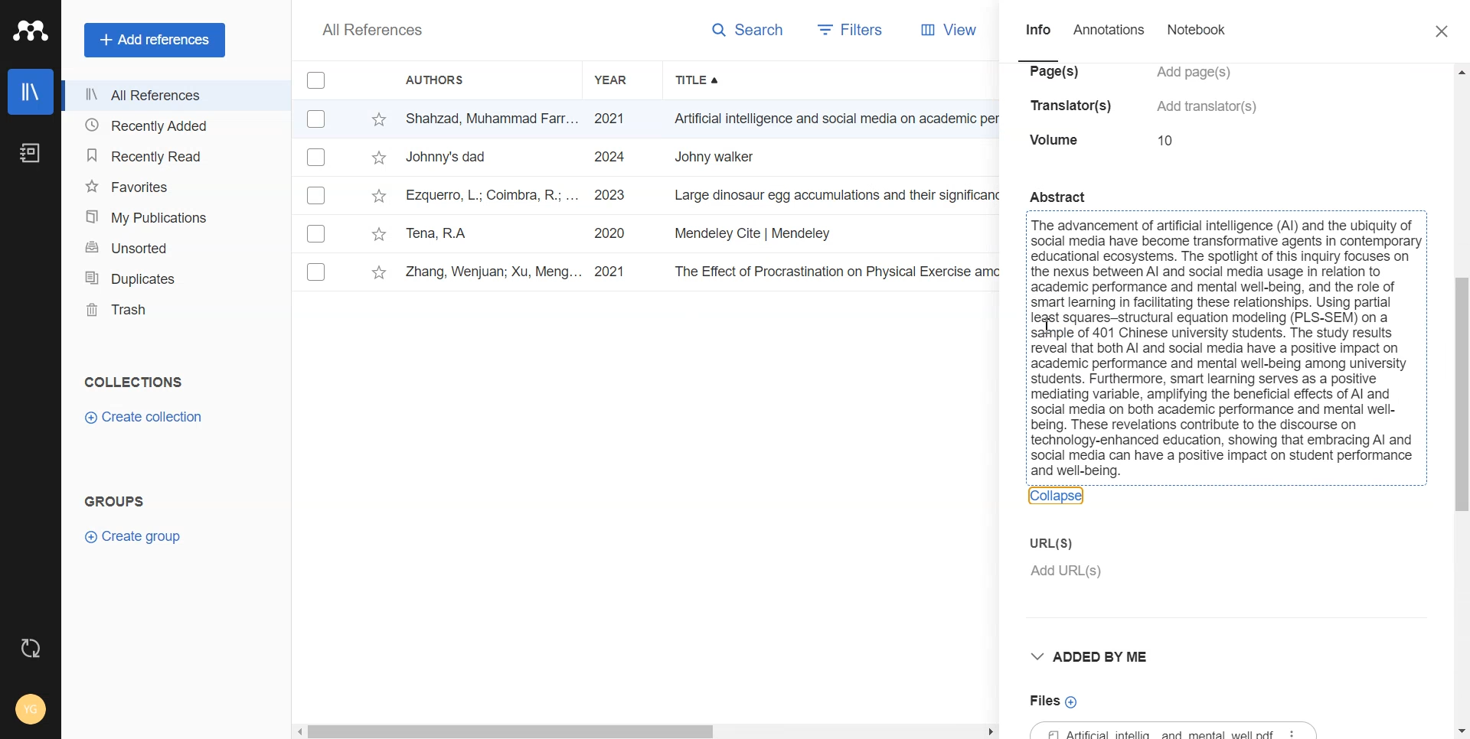  What do you see at coordinates (704, 119) in the screenshot?
I see `- Shahzad, Muhammad Farr... 2021 Artificial intelligence and social media on academic performance and mental ...  Heliyon 12/18/2024` at bounding box center [704, 119].